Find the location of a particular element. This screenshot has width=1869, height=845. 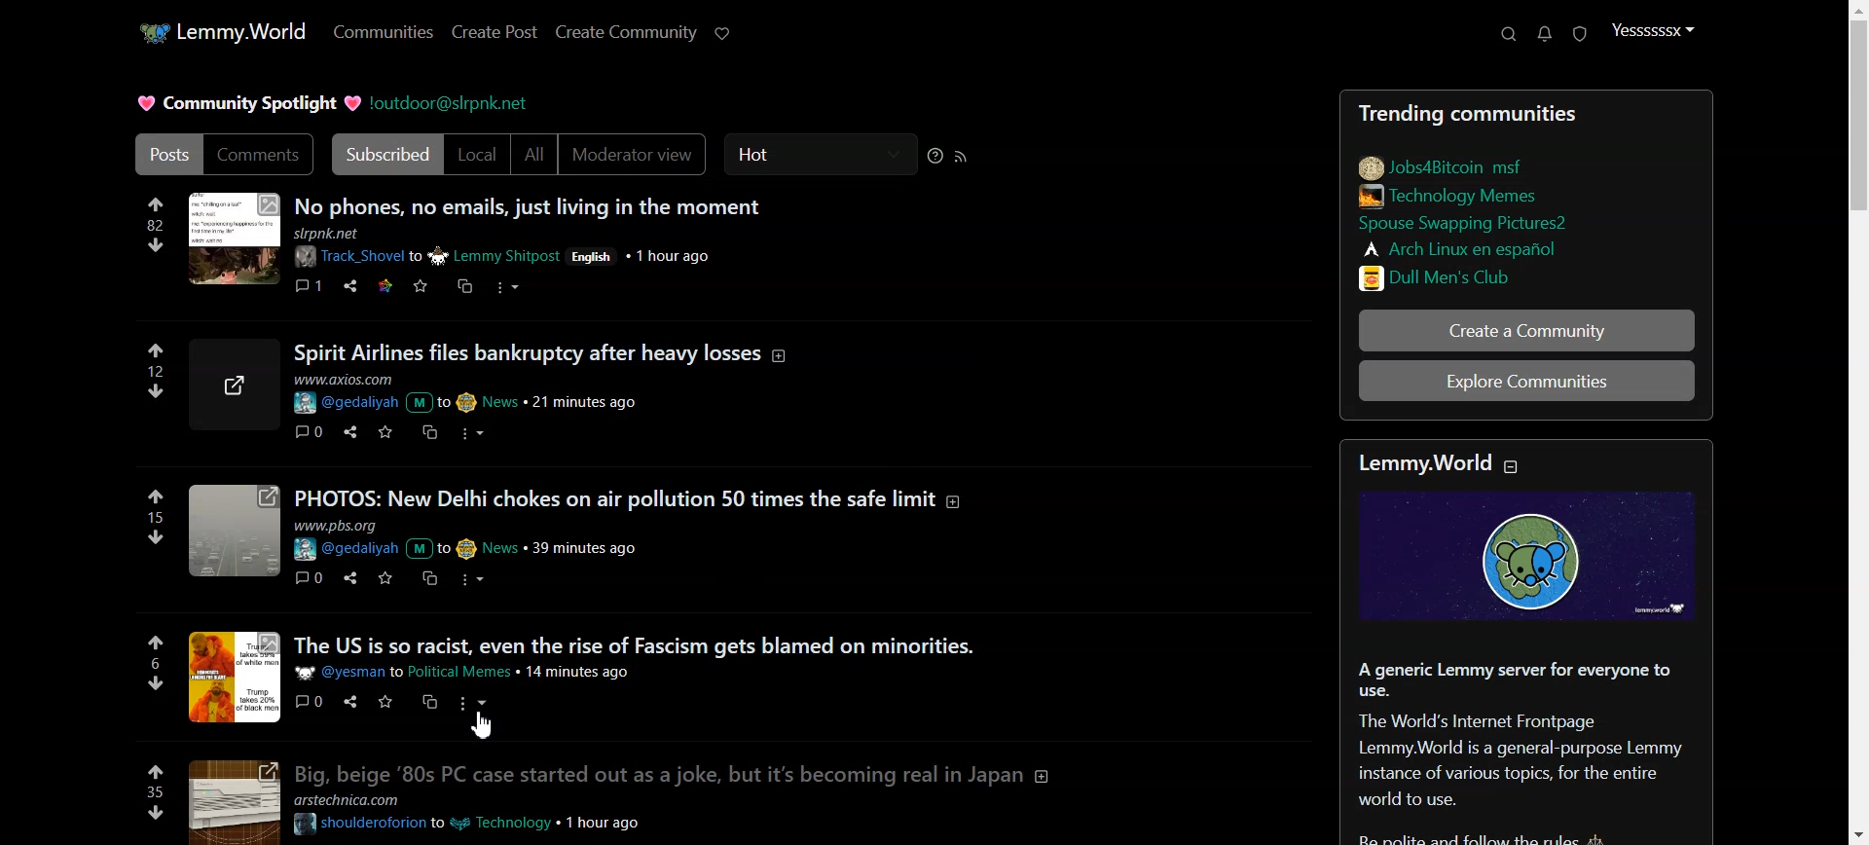

Local is located at coordinates (478, 155).